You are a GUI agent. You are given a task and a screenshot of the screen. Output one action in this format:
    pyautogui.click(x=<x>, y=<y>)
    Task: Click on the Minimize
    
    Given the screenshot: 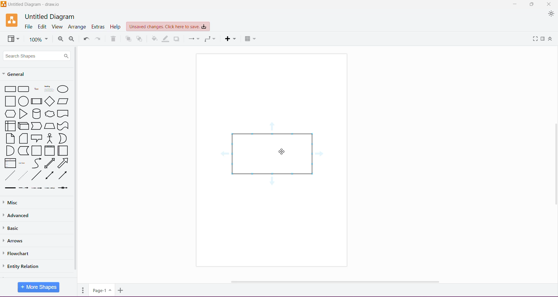 What is the action you would take?
    pyautogui.click(x=516, y=4)
    